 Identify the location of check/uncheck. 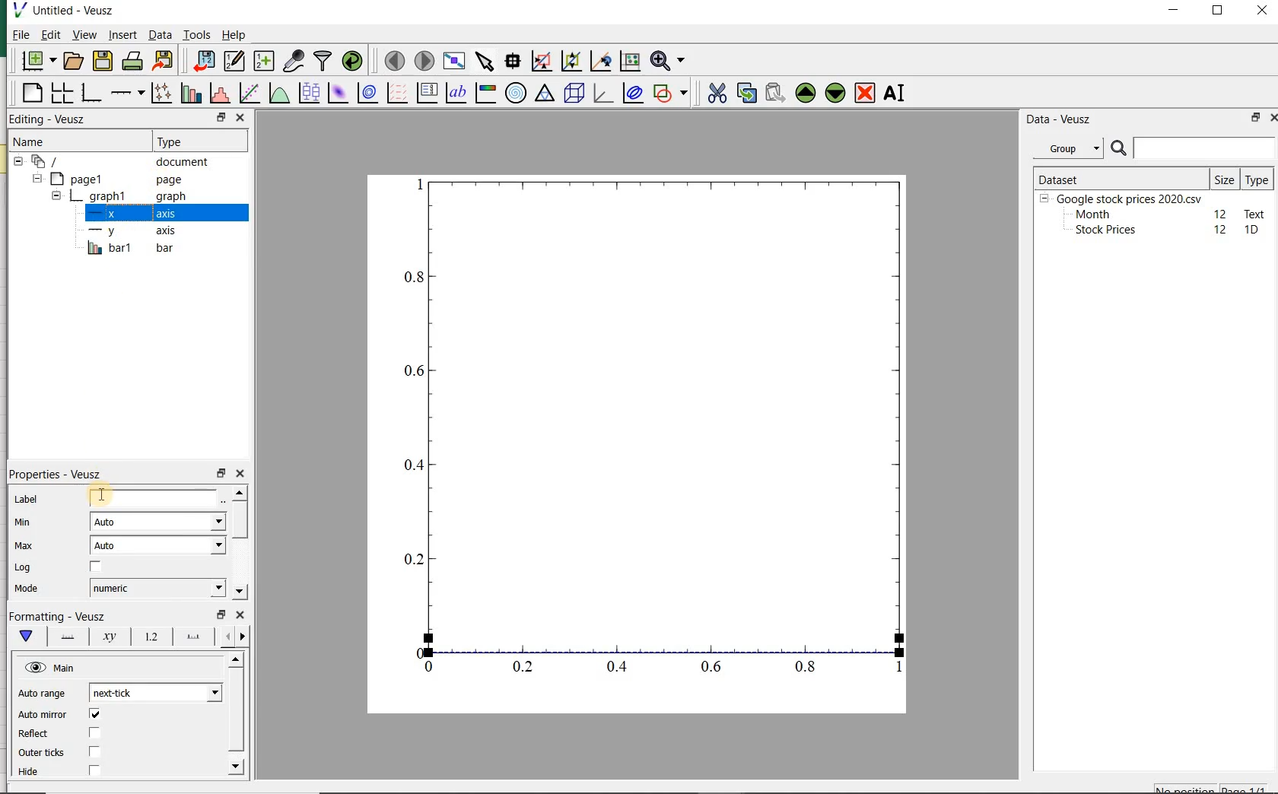
(94, 751).